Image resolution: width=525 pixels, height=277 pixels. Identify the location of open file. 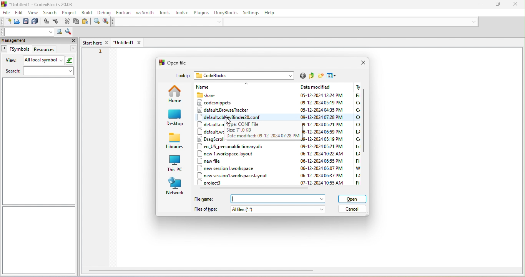
(173, 62).